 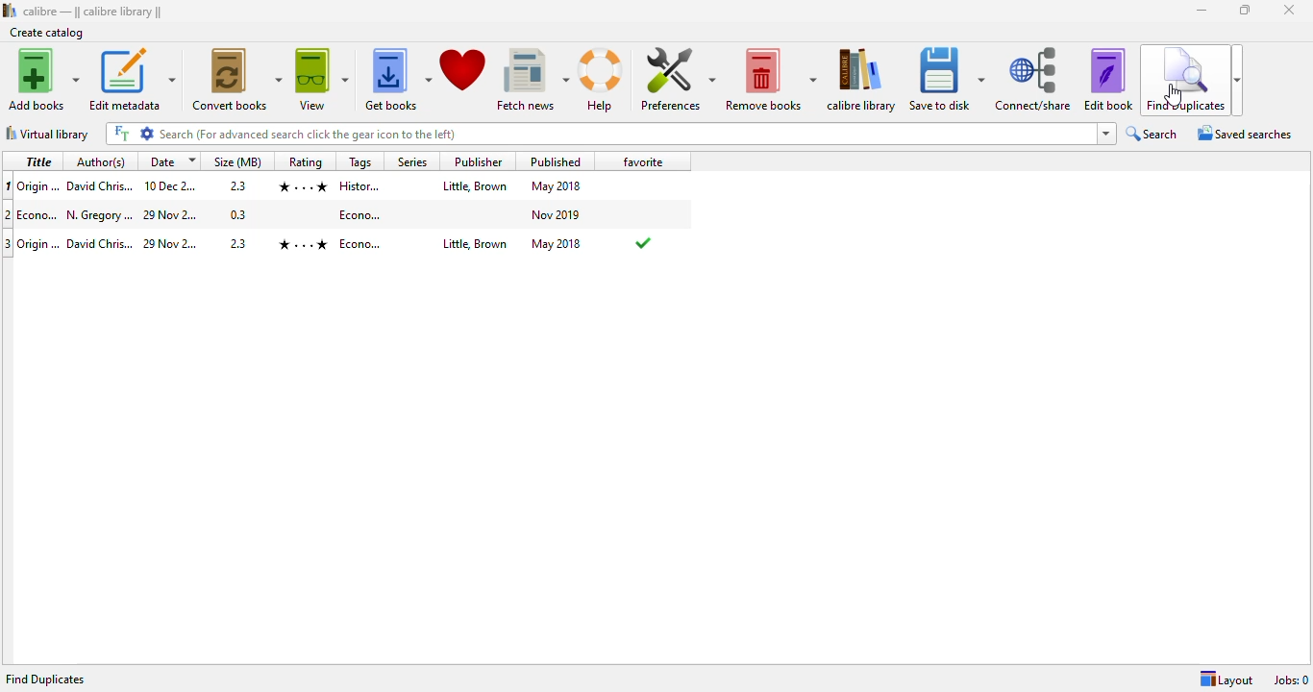 I want to click on published, so click(x=557, y=161).